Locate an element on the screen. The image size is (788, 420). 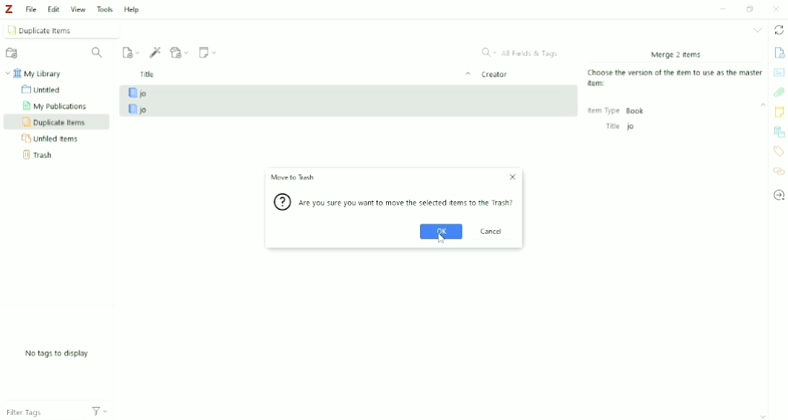
Merge 2 items is located at coordinates (675, 54).